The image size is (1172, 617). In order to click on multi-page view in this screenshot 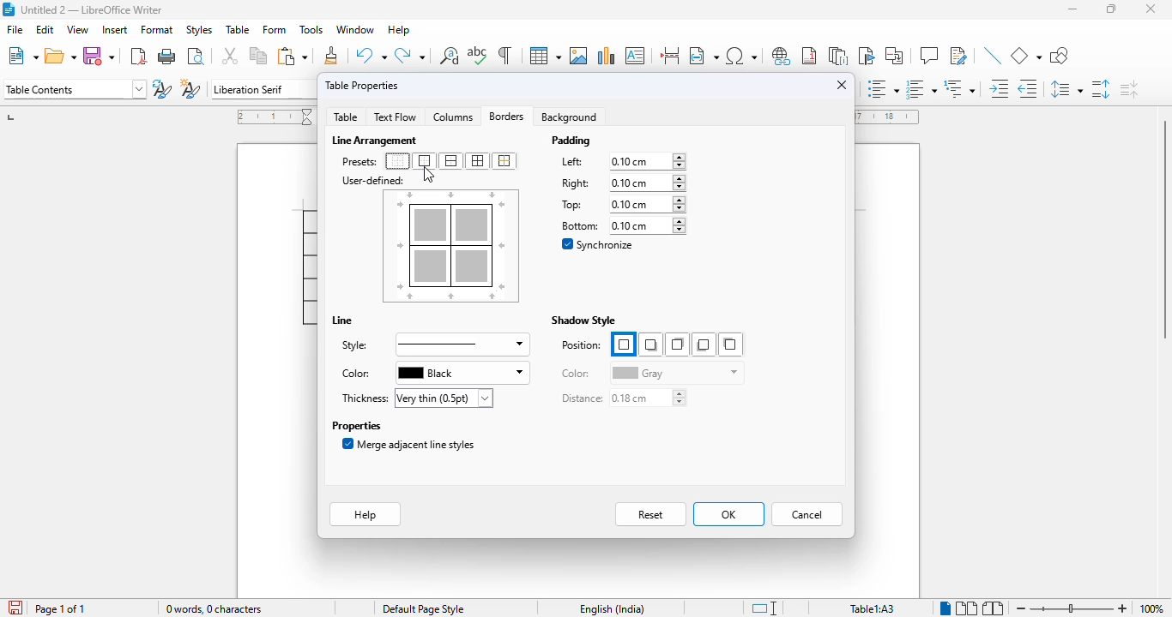, I will do `click(967, 608)`.